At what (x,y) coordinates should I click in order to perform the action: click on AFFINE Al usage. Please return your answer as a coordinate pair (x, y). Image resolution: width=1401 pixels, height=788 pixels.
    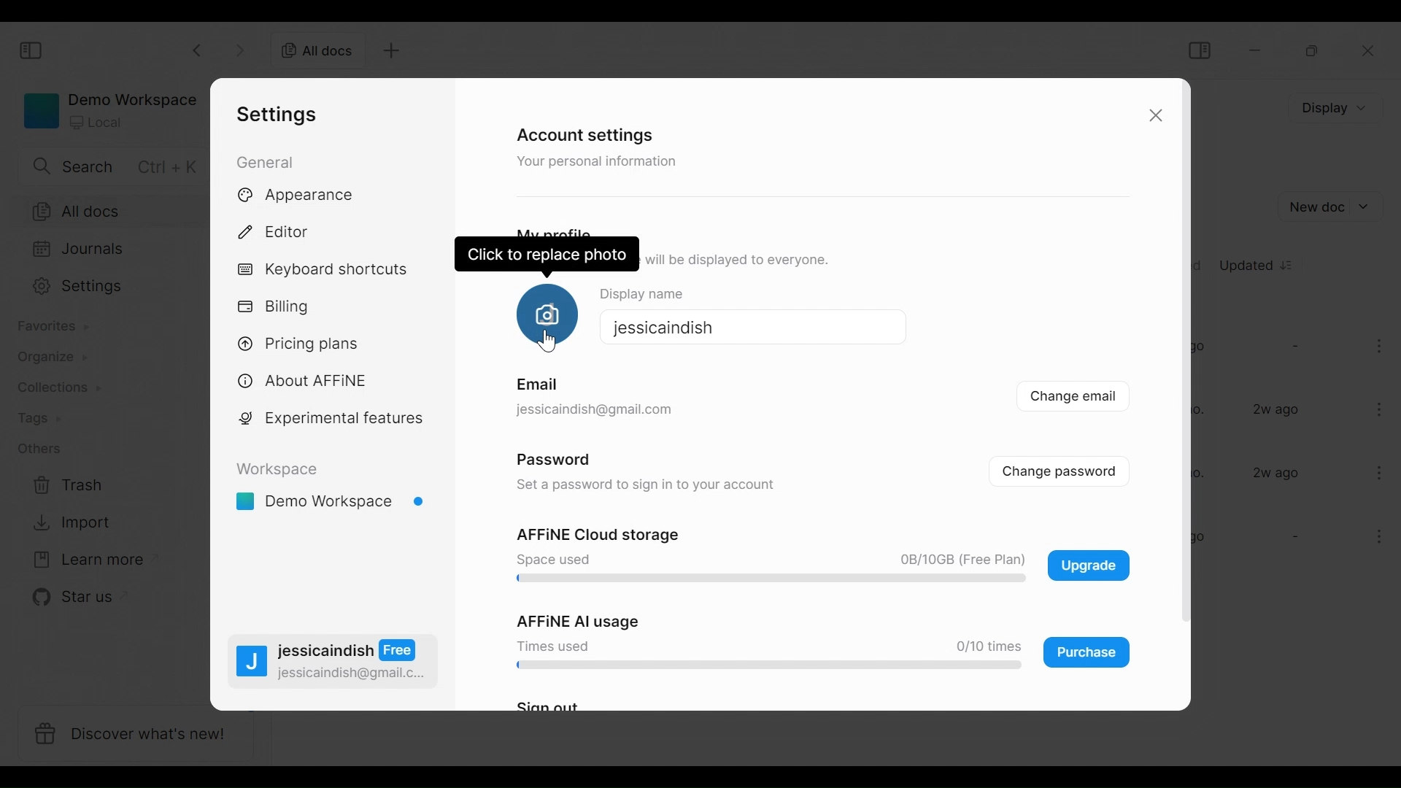
    Looking at the image, I should click on (569, 619).